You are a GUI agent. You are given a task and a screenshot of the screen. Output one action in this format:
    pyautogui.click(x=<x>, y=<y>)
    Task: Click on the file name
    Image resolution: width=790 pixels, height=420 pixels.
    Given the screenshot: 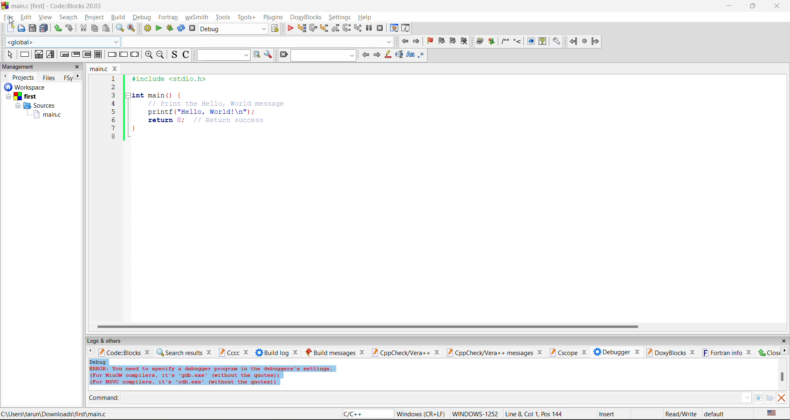 What is the action you would take?
    pyautogui.click(x=100, y=69)
    